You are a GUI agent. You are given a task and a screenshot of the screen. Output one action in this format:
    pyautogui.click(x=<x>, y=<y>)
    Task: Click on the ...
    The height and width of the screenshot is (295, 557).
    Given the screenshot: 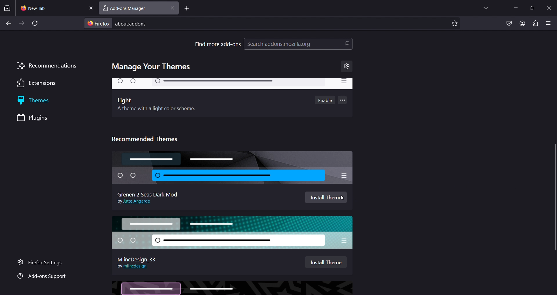 What is the action you would take?
    pyautogui.click(x=343, y=101)
    